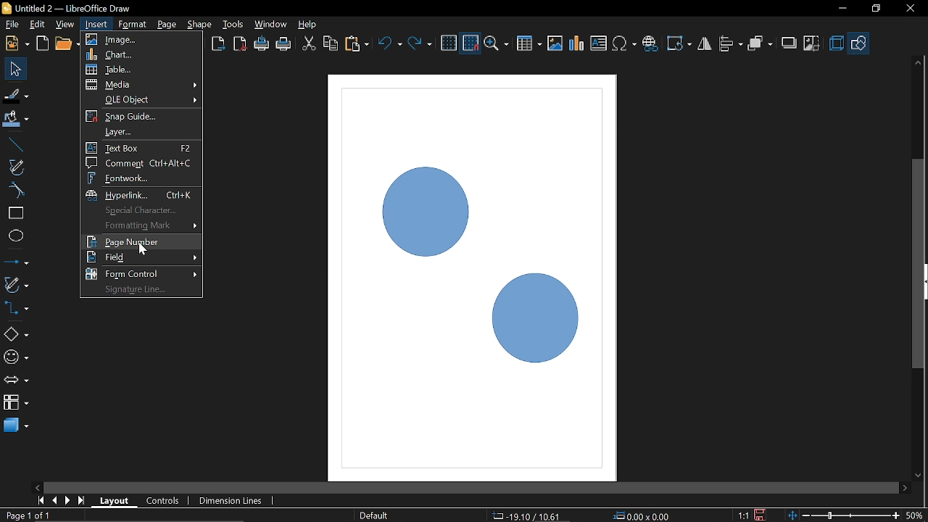 This screenshot has height=522, width=928. Describe the element at coordinates (140, 147) in the screenshot. I see `Text box` at that location.